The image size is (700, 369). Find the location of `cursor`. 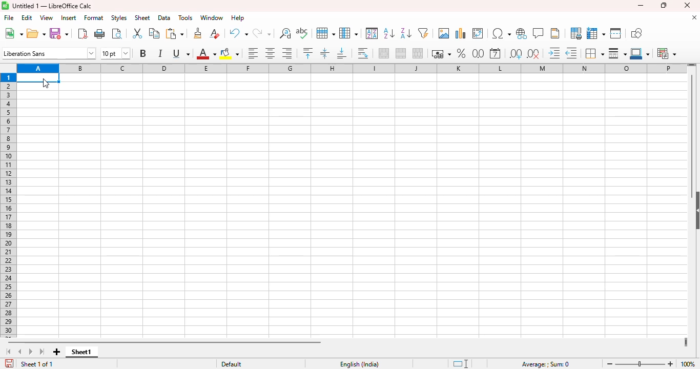

cursor is located at coordinates (46, 84).